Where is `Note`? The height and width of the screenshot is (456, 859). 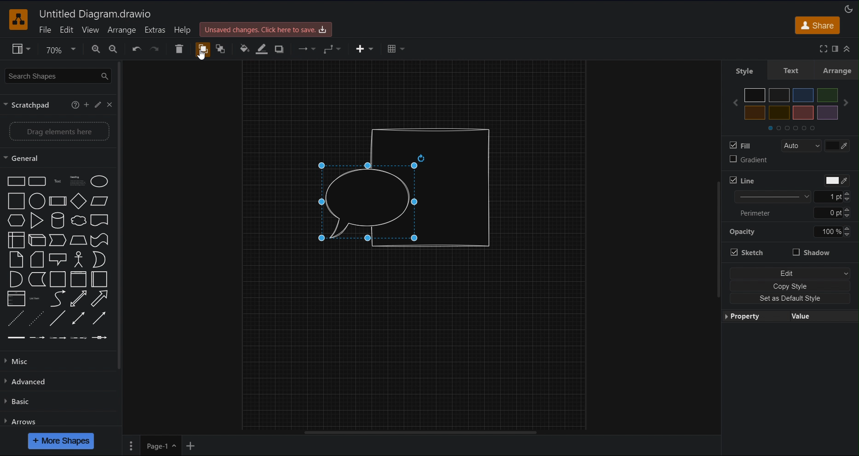 Note is located at coordinates (16, 259).